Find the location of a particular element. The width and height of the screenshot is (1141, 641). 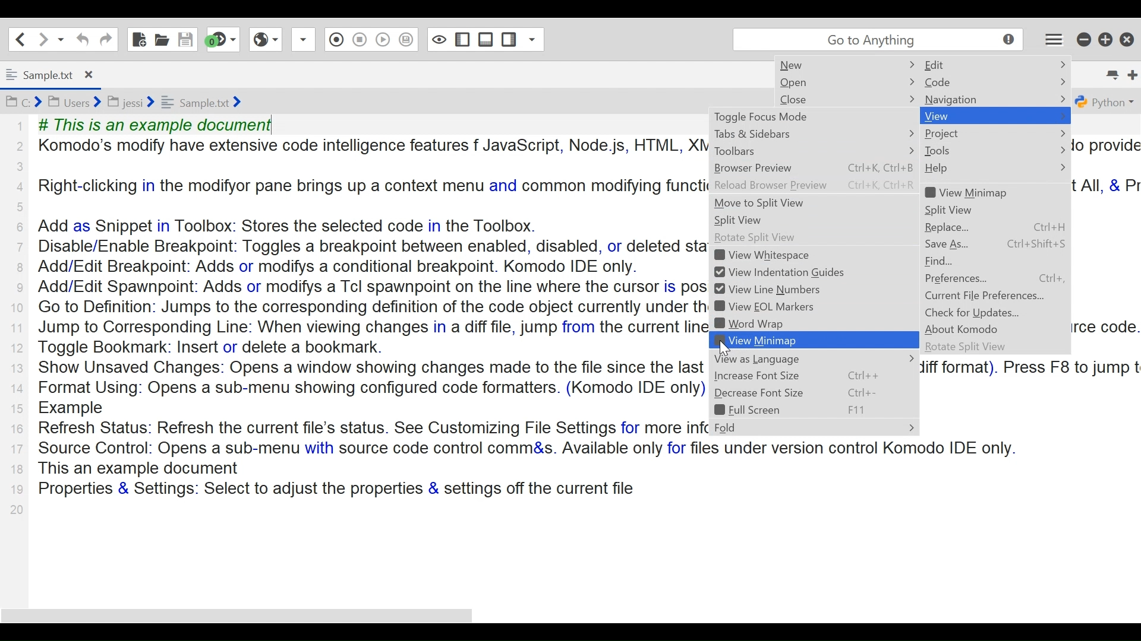

View is located at coordinates (957, 116).